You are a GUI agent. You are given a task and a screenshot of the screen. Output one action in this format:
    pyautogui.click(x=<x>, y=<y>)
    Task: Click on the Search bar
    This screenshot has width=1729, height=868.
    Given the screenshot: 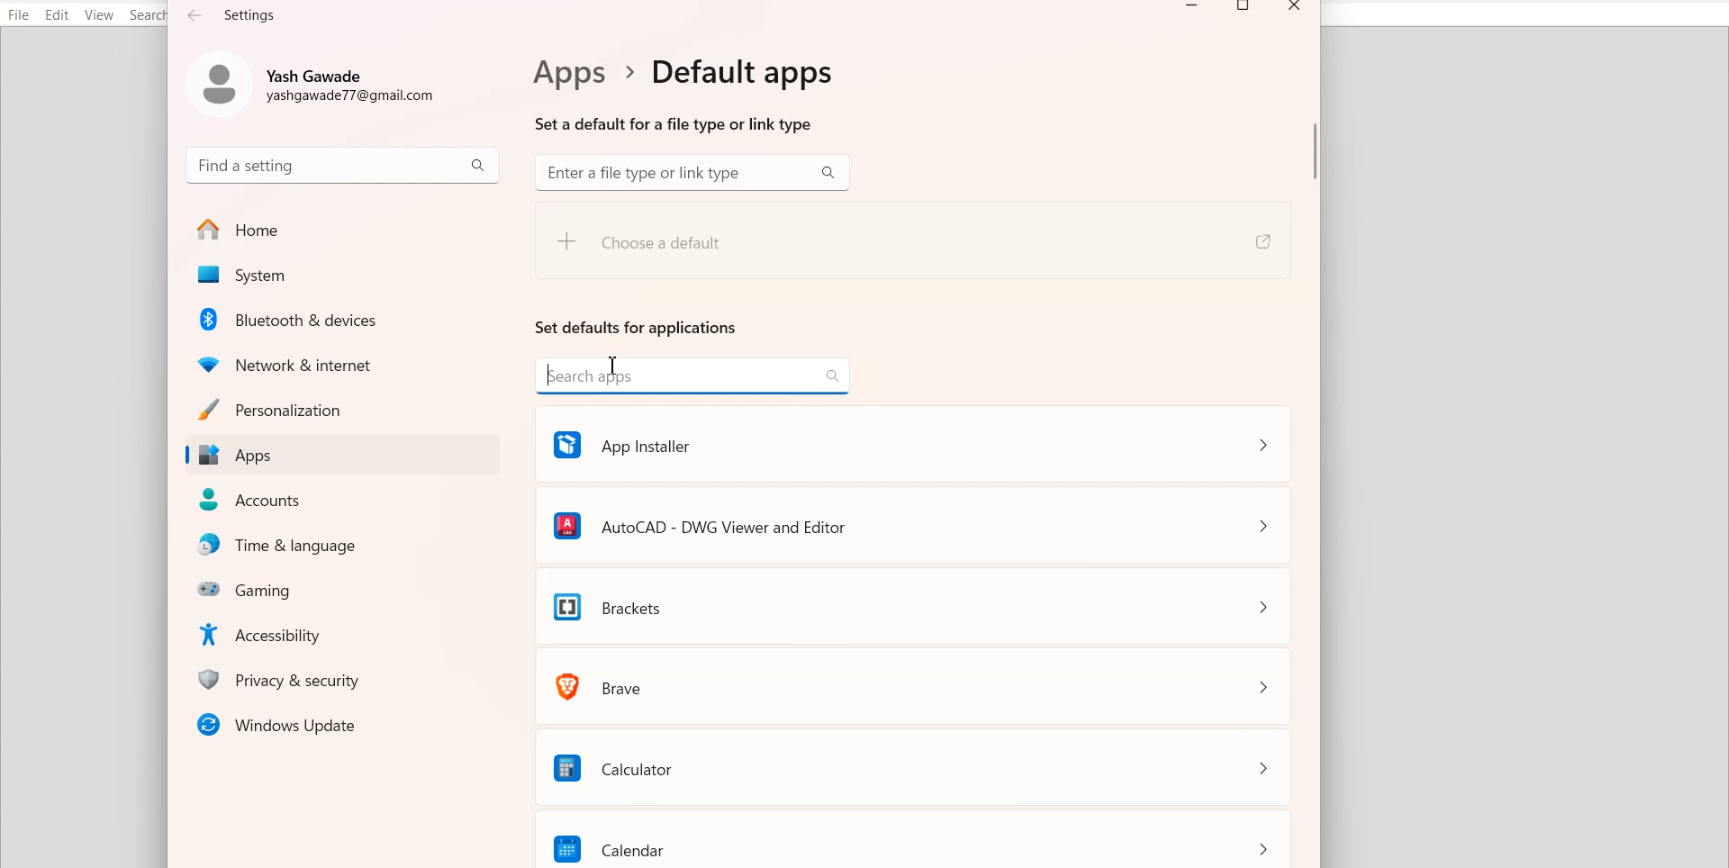 What is the action you would take?
    pyautogui.click(x=692, y=173)
    